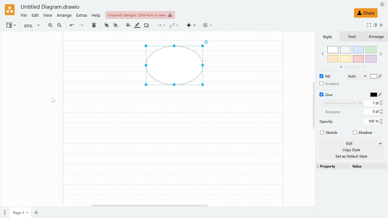 Image resolution: width=388 pixels, height=218 pixels. What do you see at coordinates (383, 113) in the screenshot?
I see `Decrease perimeter` at bounding box center [383, 113].